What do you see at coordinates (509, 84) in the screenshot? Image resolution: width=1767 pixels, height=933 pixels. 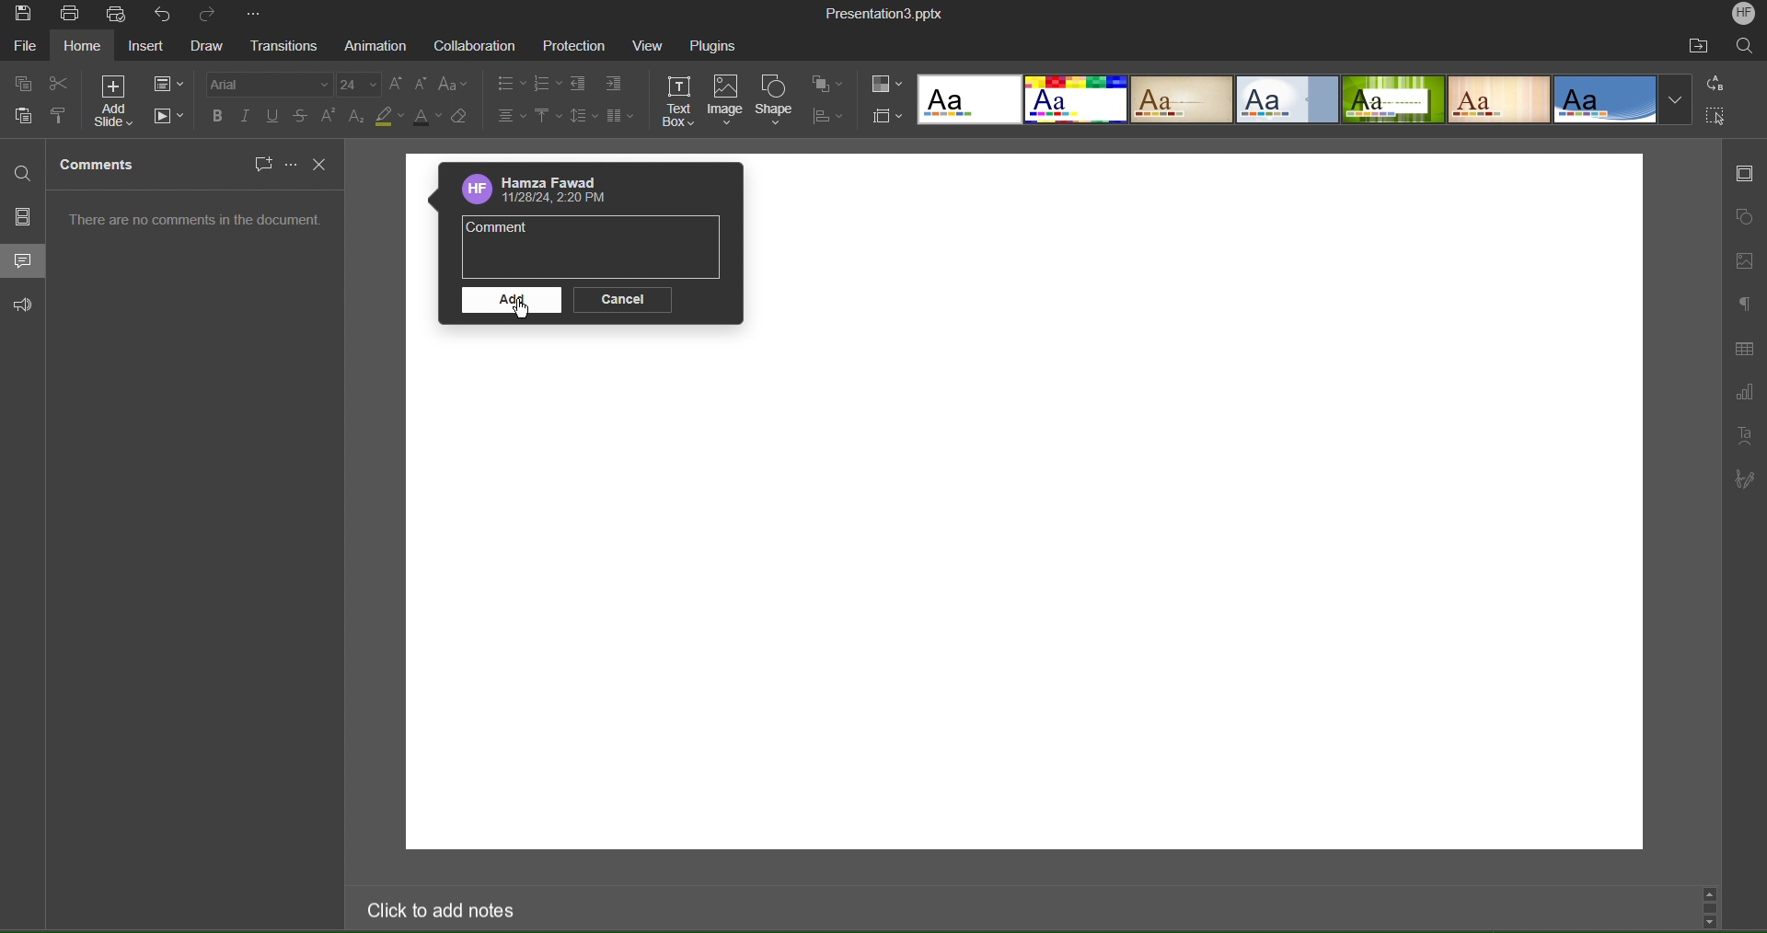 I see `List Options` at bounding box center [509, 84].